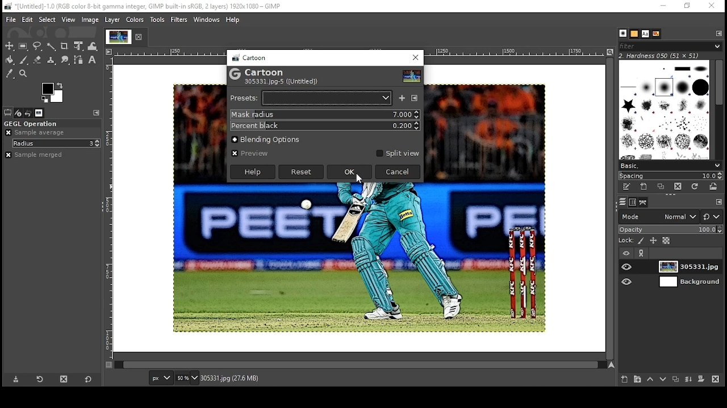 This screenshot has width=727, height=408. I want to click on document history, so click(657, 33).